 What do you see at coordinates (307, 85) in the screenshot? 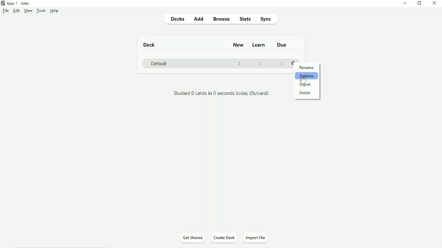
I see `Export` at bounding box center [307, 85].